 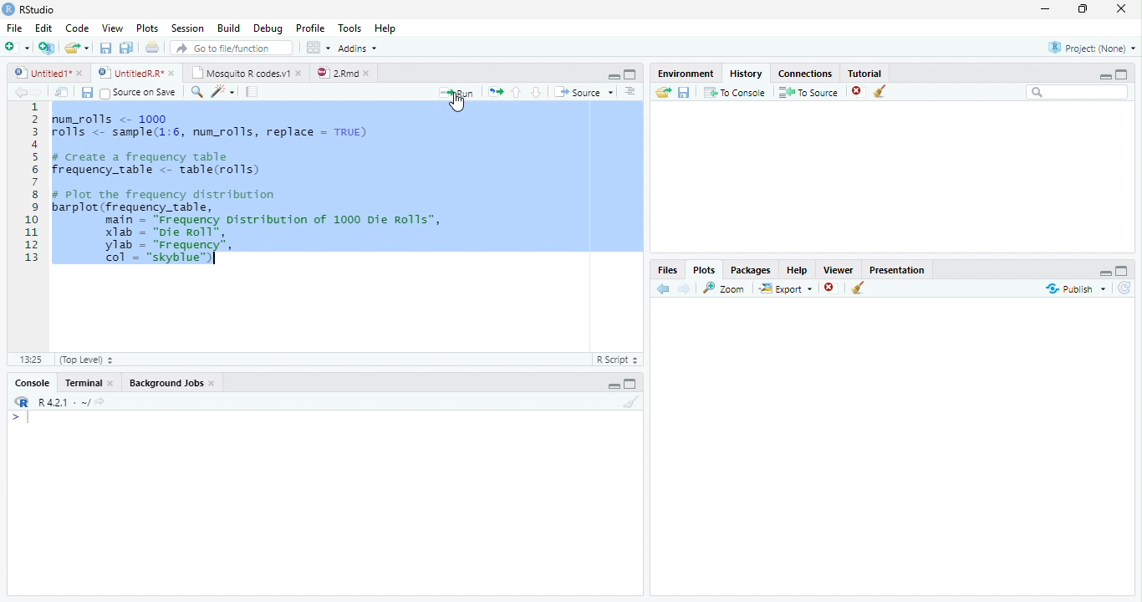 What do you see at coordinates (664, 289) in the screenshot?
I see `Previous Slot` at bounding box center [664, 289].